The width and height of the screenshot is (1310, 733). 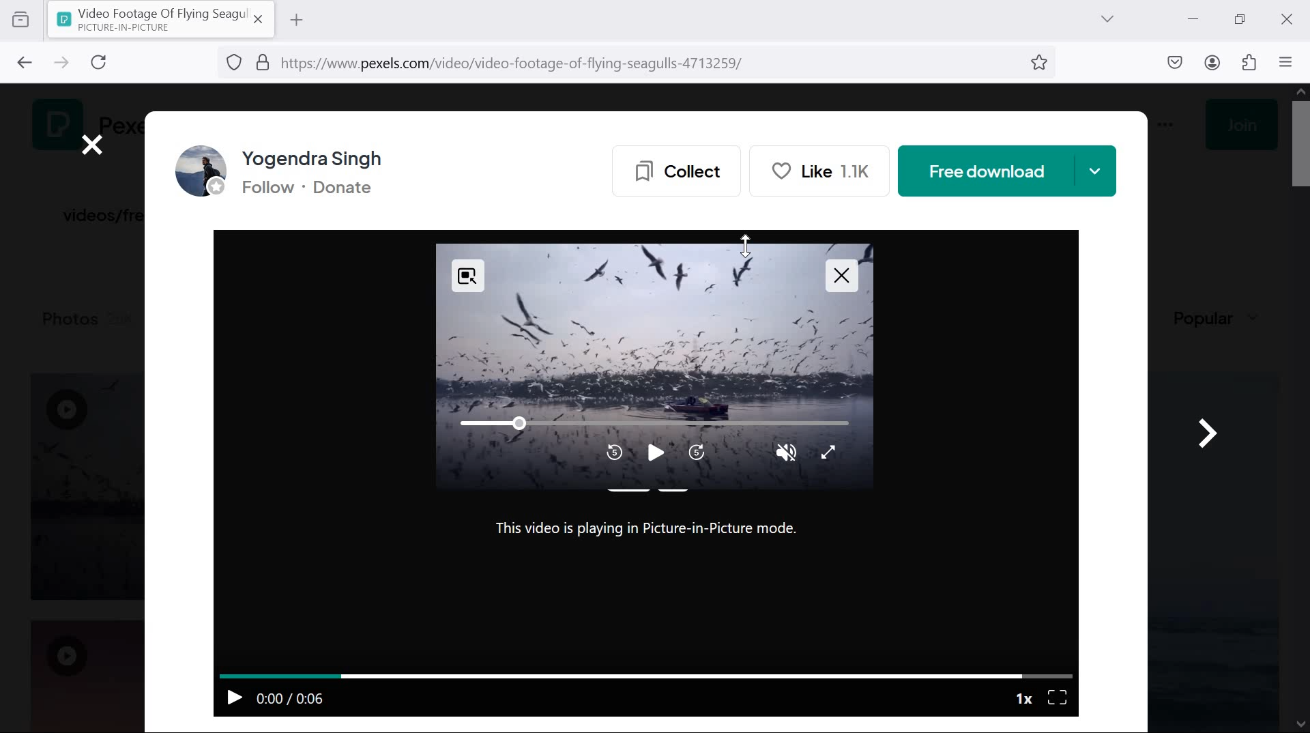 What do you see at coordinates (1060, 696) in the screenshot?
I see `full screen` at bounding box center [1060, 696].